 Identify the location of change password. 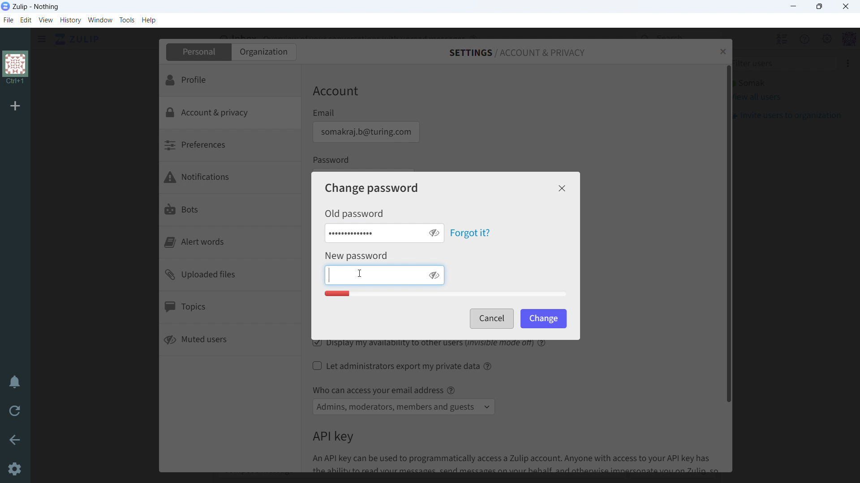
(372, 188).